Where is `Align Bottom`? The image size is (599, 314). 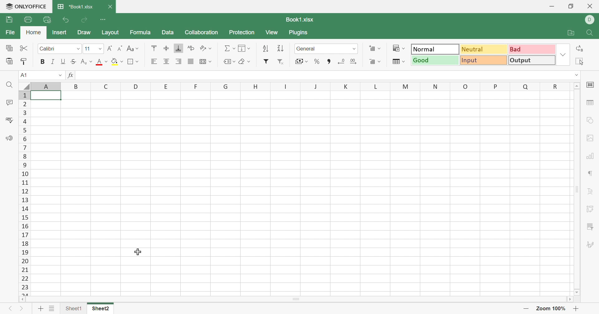 Align Bottom is located at coordinates (179, 48).